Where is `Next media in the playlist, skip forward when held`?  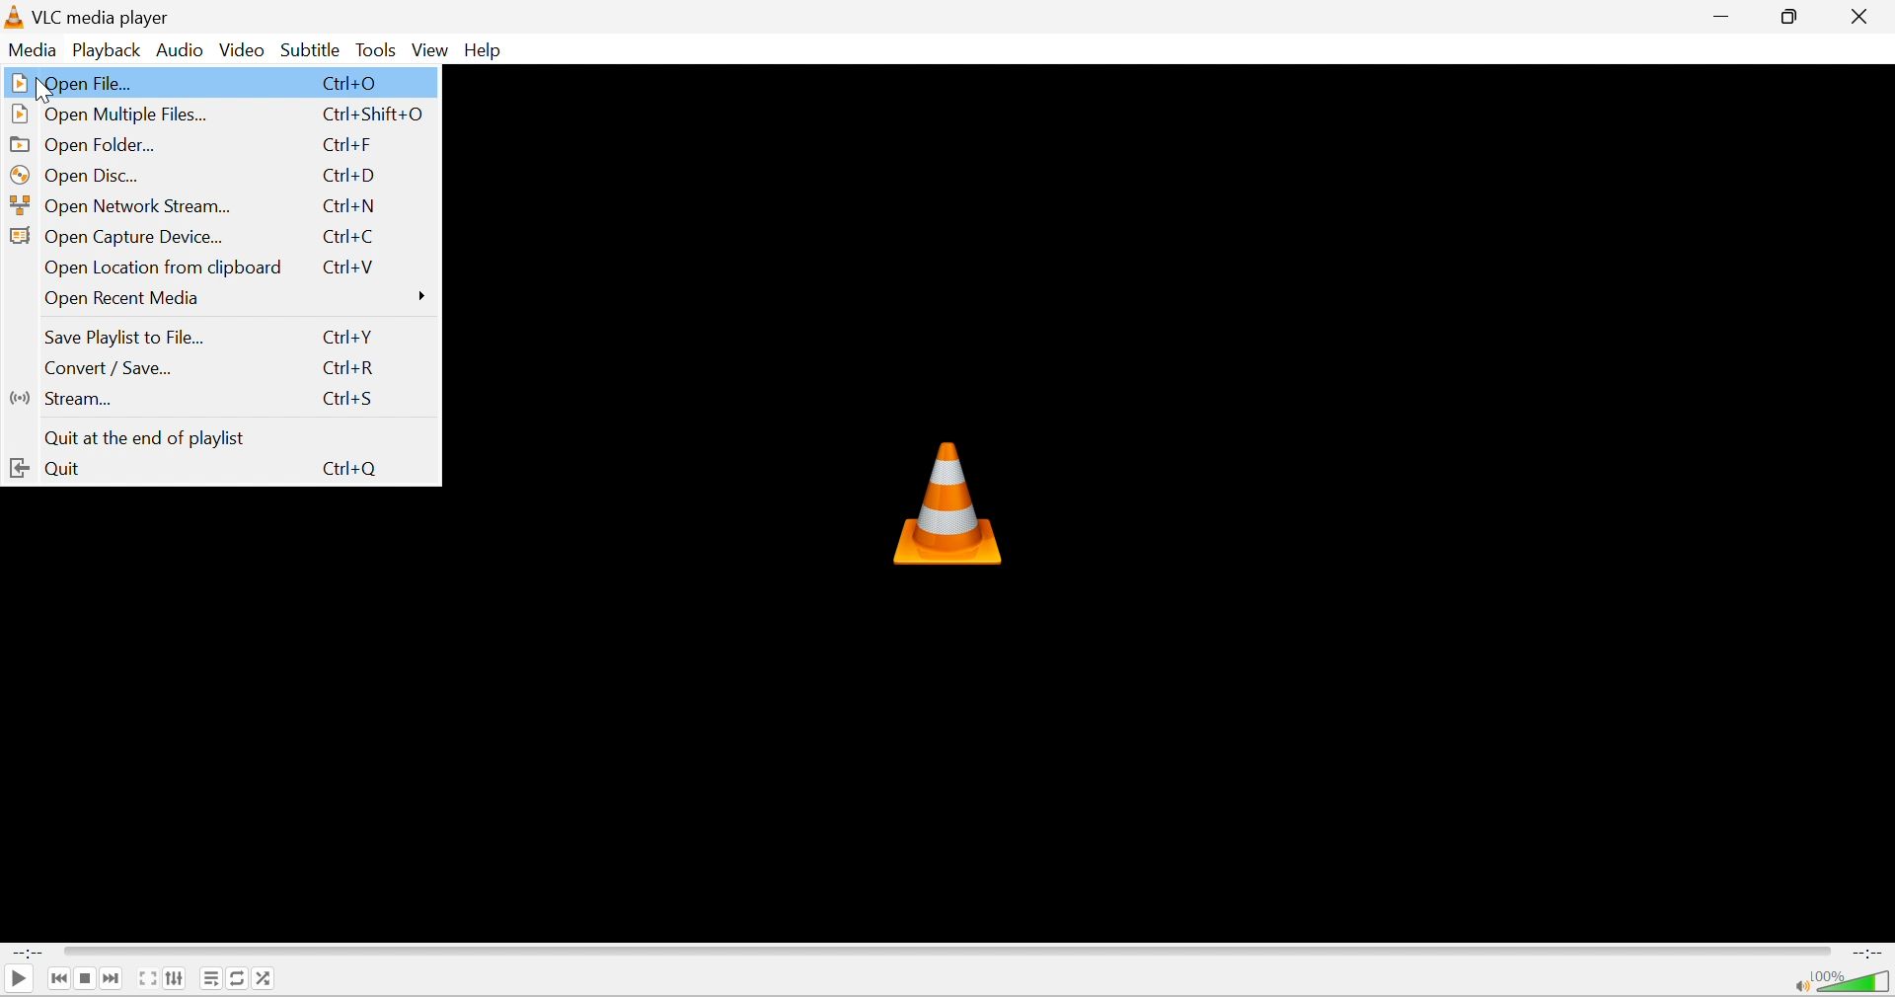 Next media in the playlist, skip forward when held is located at coordinates (113, 977).